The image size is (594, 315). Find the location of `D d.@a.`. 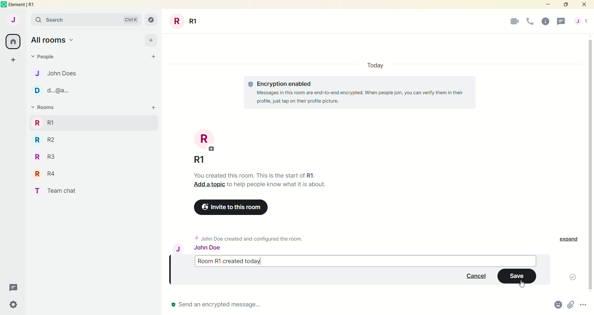

D d.@a. is located at coordinates (52, 90).